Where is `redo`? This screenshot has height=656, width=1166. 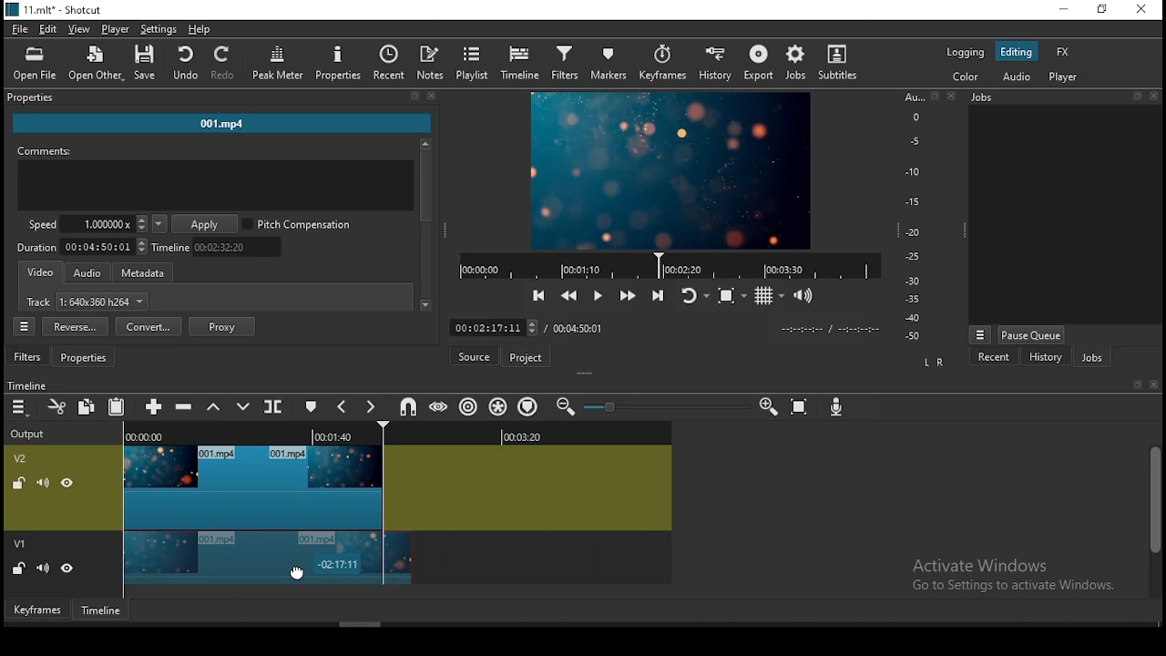
redo is located at coordinates (225, 64).